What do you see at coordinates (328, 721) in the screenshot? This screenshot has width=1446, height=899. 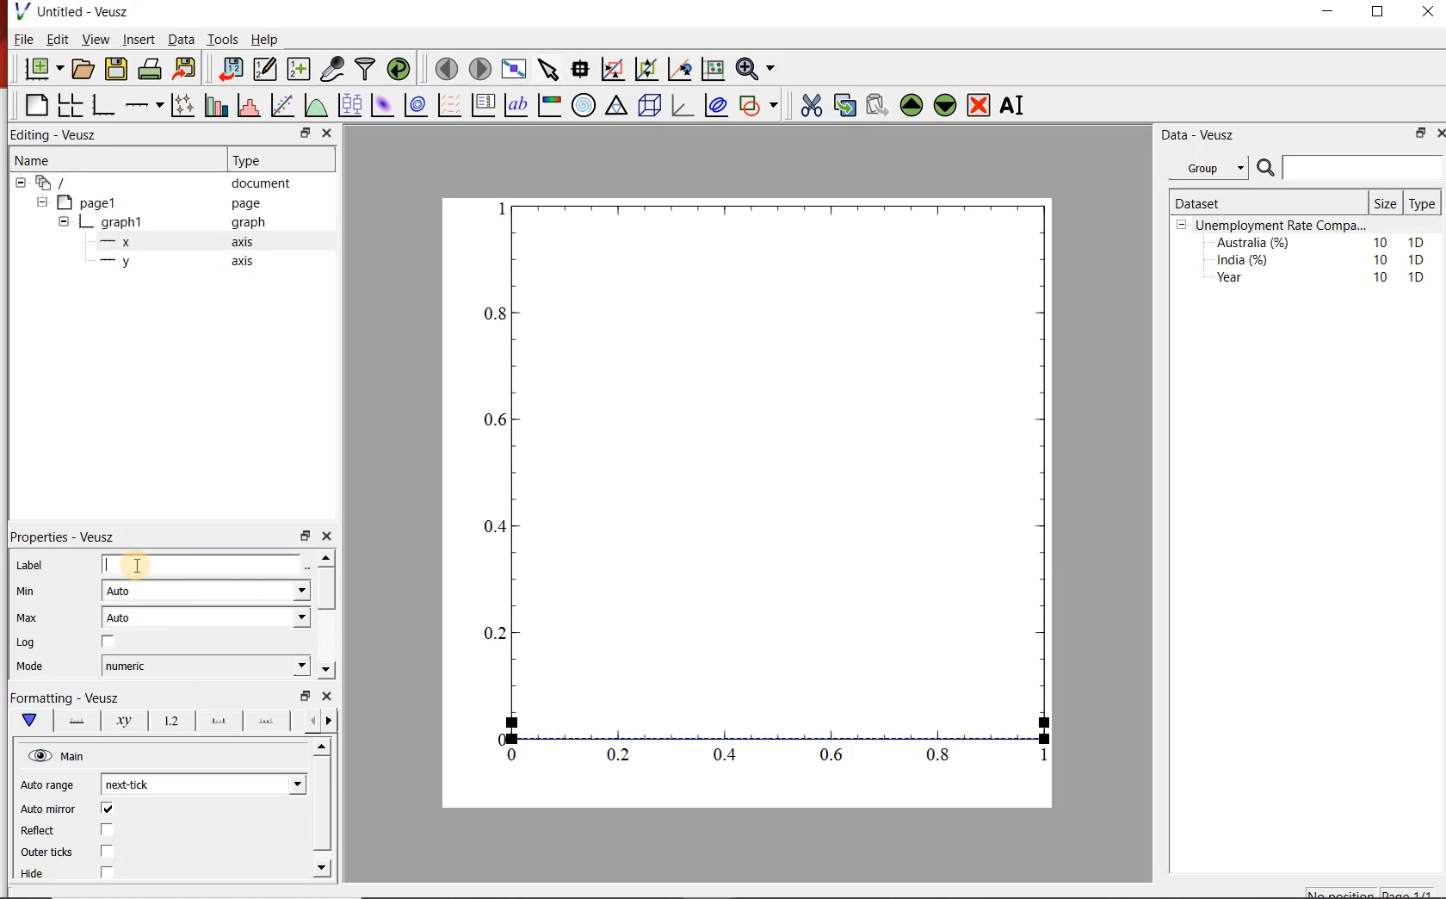 I see `move right` at bounding box center [328, 721].